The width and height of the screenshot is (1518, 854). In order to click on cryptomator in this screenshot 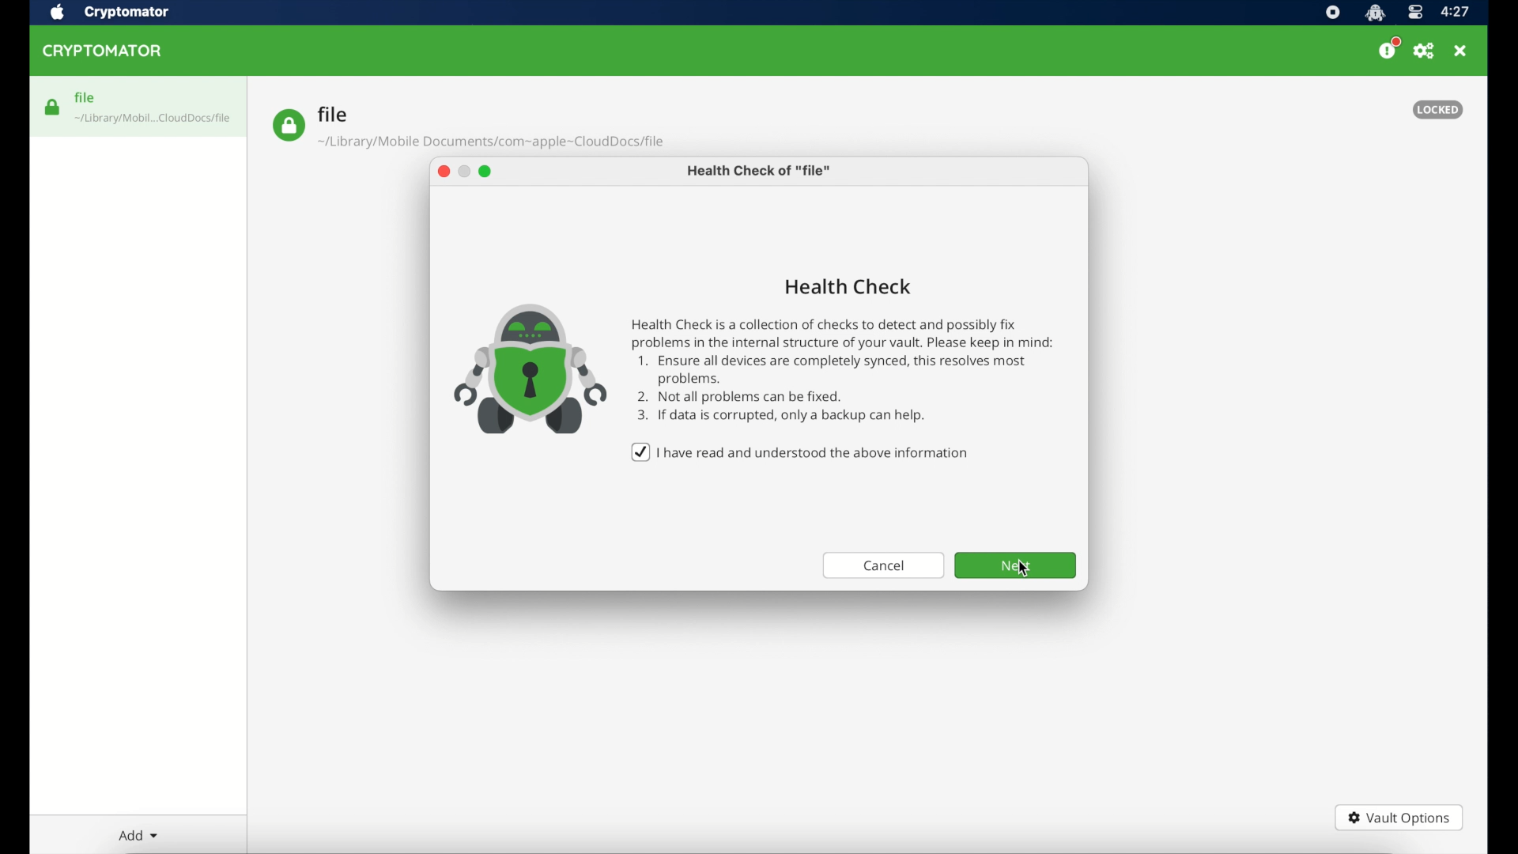, I will do `click(127, 12)`.